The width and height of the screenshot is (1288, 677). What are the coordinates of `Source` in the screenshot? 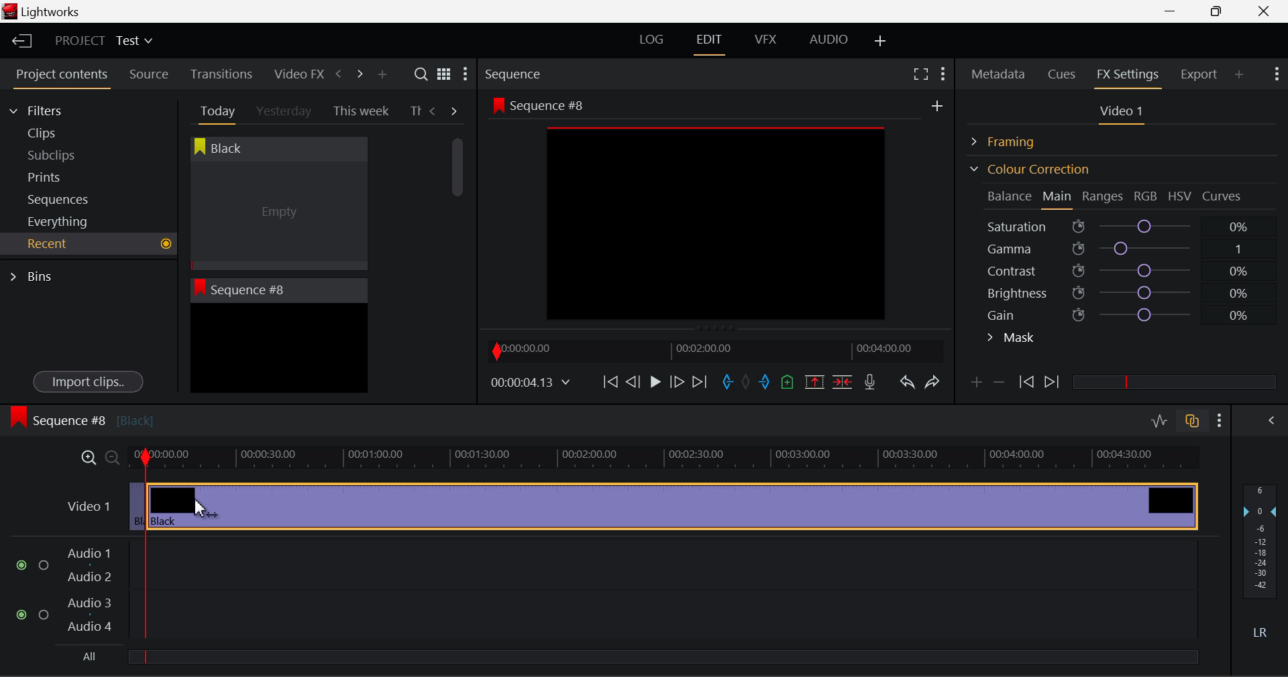 It's located at (149, 74).